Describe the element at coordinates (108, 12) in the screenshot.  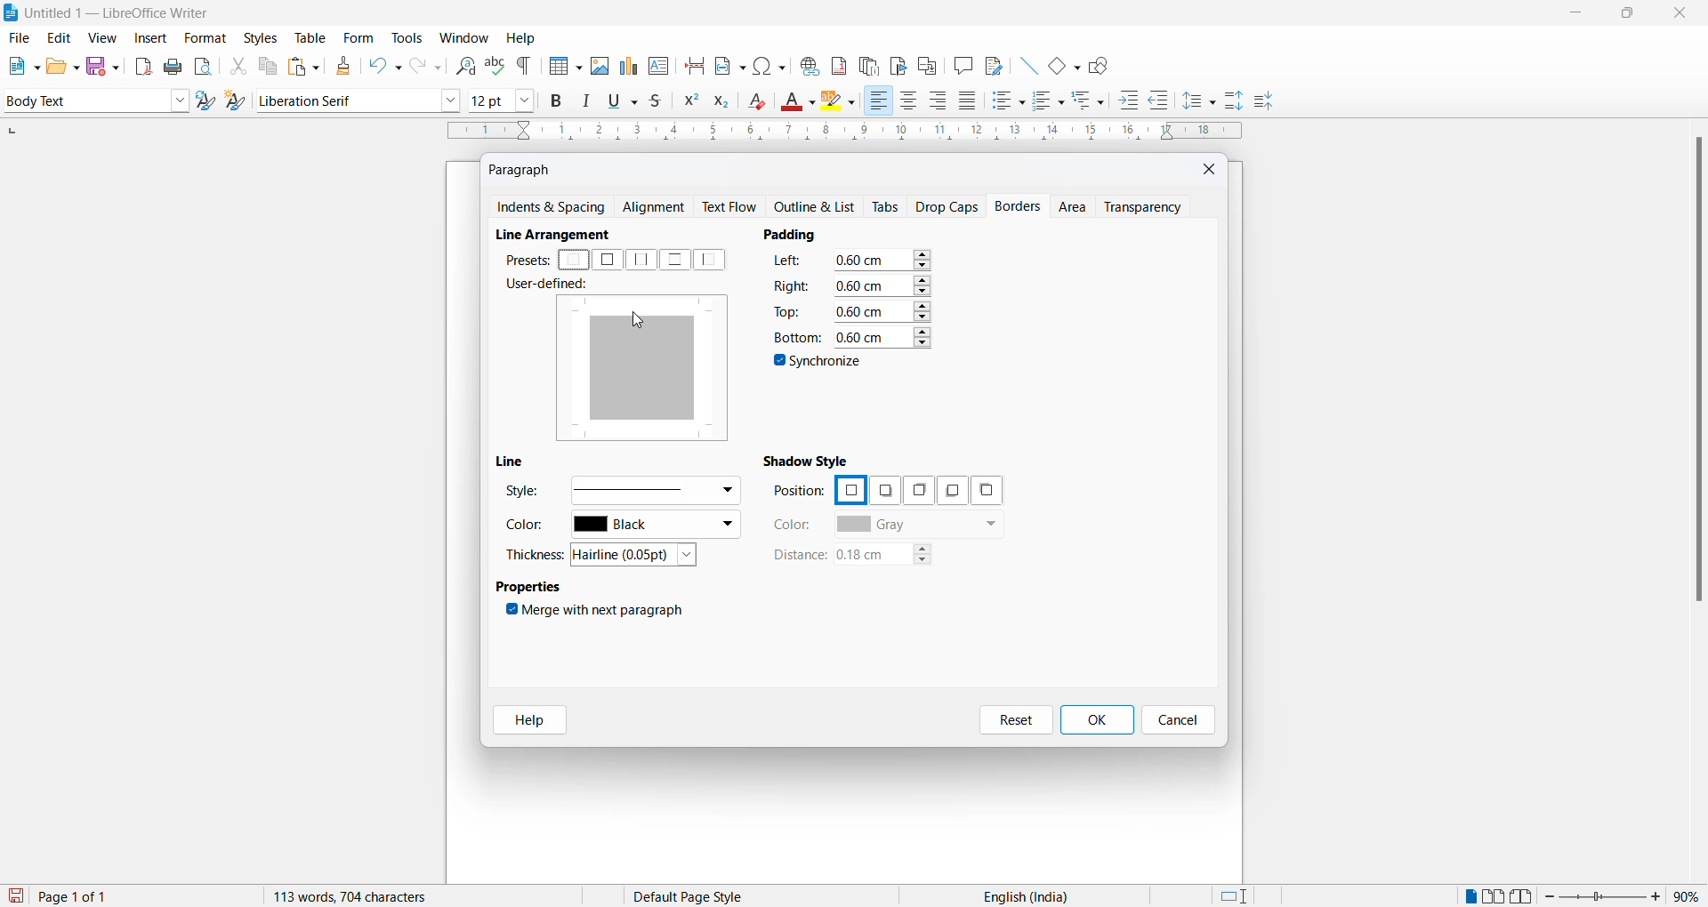
I see `file title` at that location.